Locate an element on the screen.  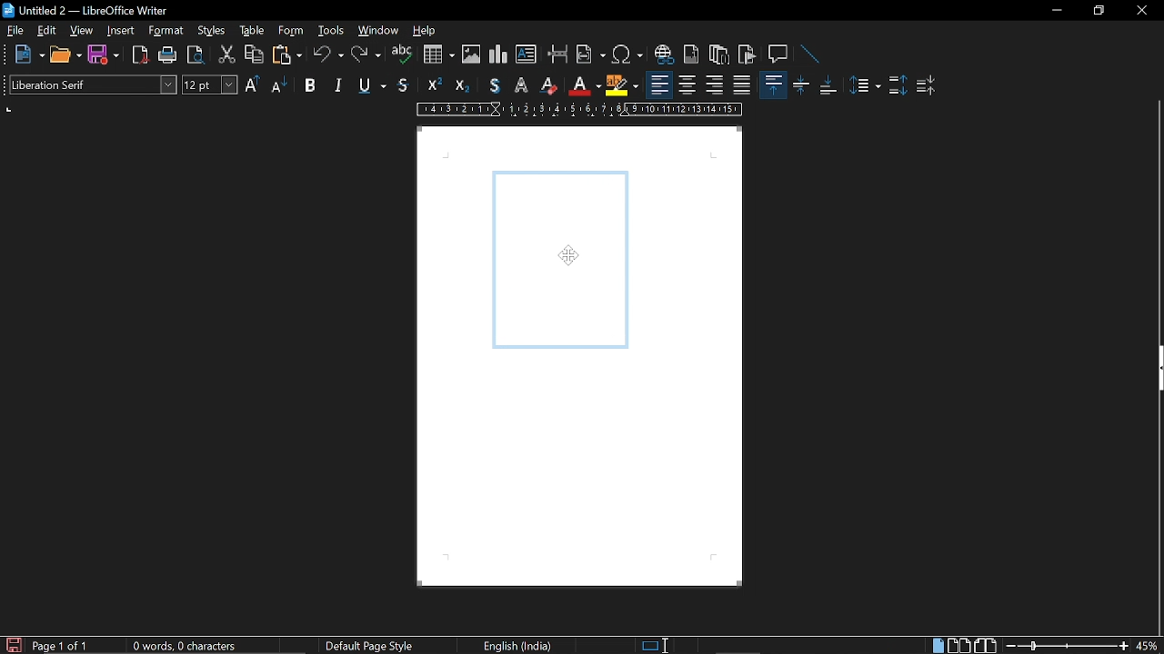
paste is located at coordinates (289, 57).